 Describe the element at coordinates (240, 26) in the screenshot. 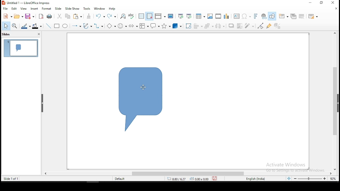

I see `crop image` at that location.